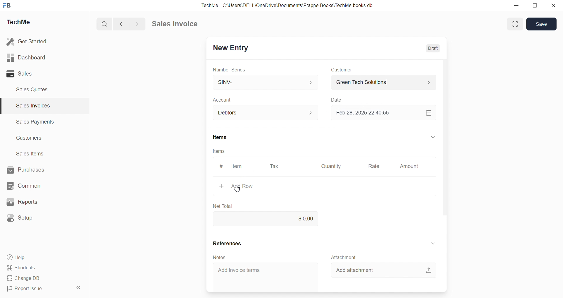  I want to click on Quantity, so click(331, 167).